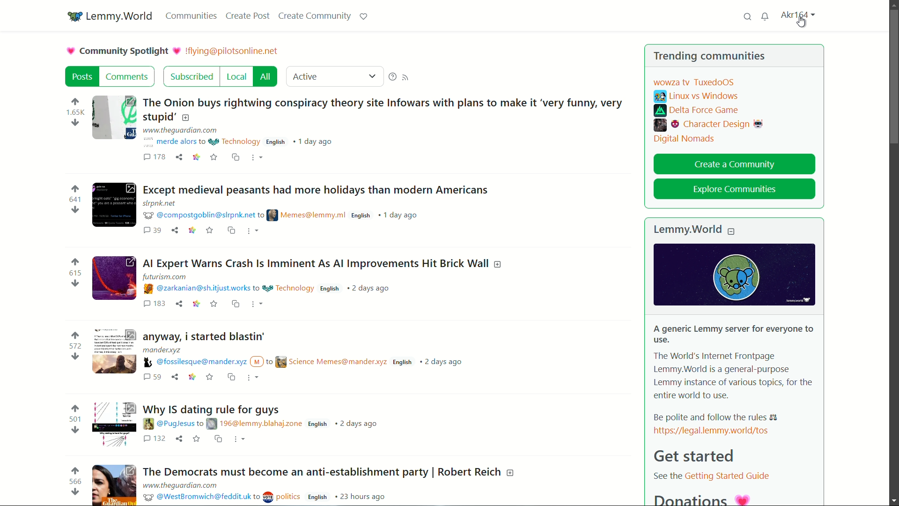 The width and height of the screenshot is (899, 506). What do you see at coordinates (116, 118) in the screenshot?
I see `image` at bounding box center [116, 118].